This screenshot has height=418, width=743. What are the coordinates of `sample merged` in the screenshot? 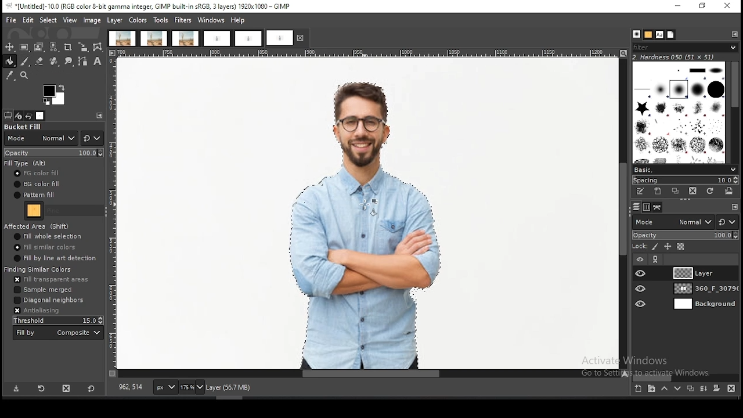 It's located at (44, 289).